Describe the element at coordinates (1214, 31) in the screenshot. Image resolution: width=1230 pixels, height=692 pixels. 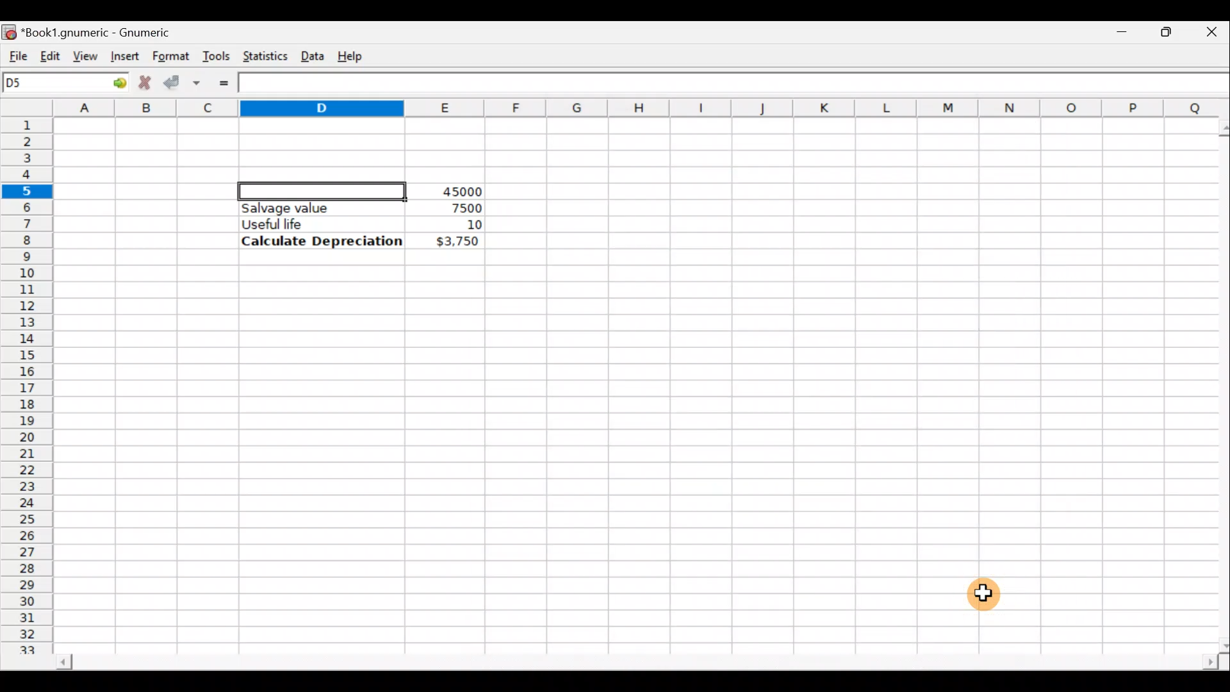
I see `Close` at that location.